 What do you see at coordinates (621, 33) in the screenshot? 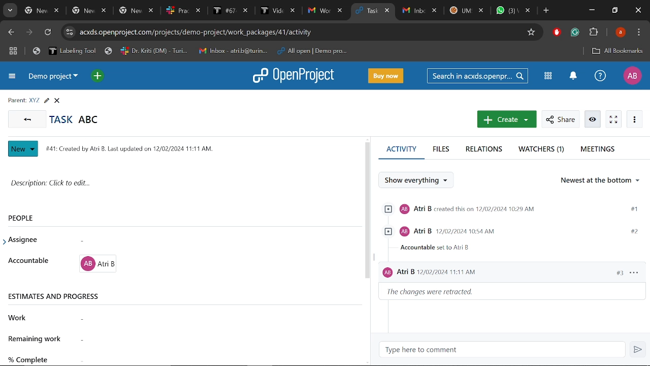
I see `Profile` at bounding box center [621, 33].